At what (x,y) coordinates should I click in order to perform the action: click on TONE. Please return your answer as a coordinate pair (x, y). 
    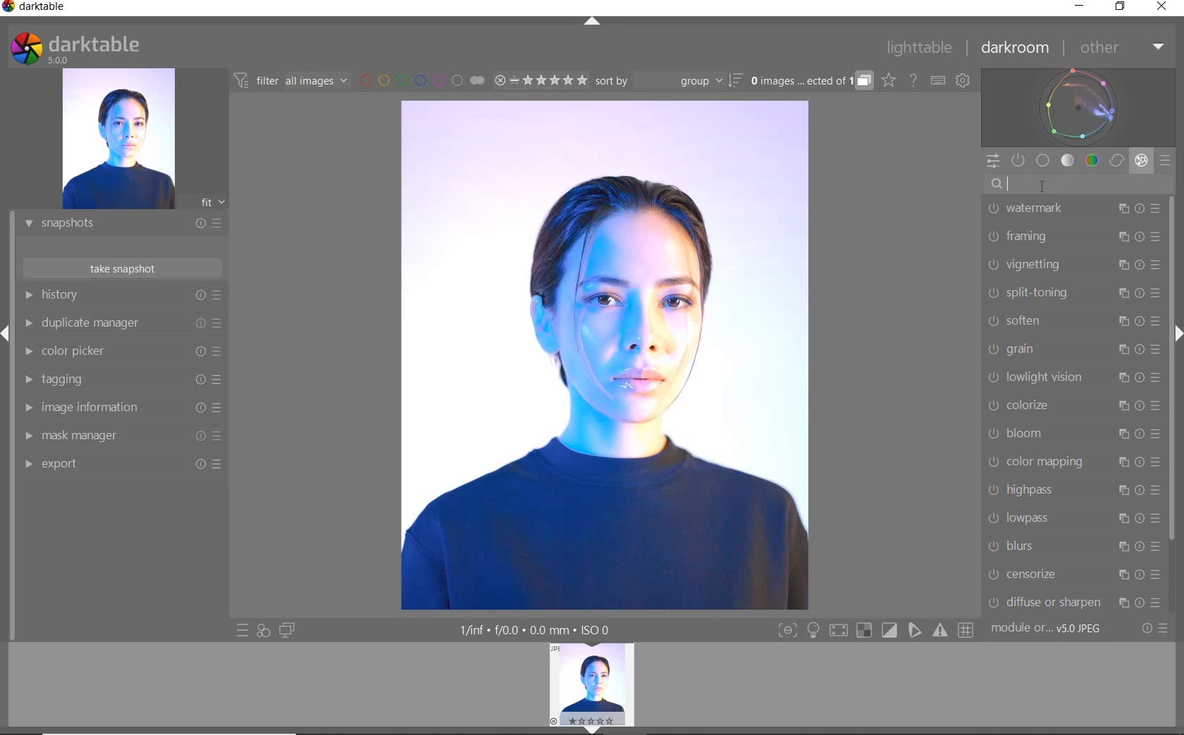
    Looking at the image, I should click on (1068, 161).